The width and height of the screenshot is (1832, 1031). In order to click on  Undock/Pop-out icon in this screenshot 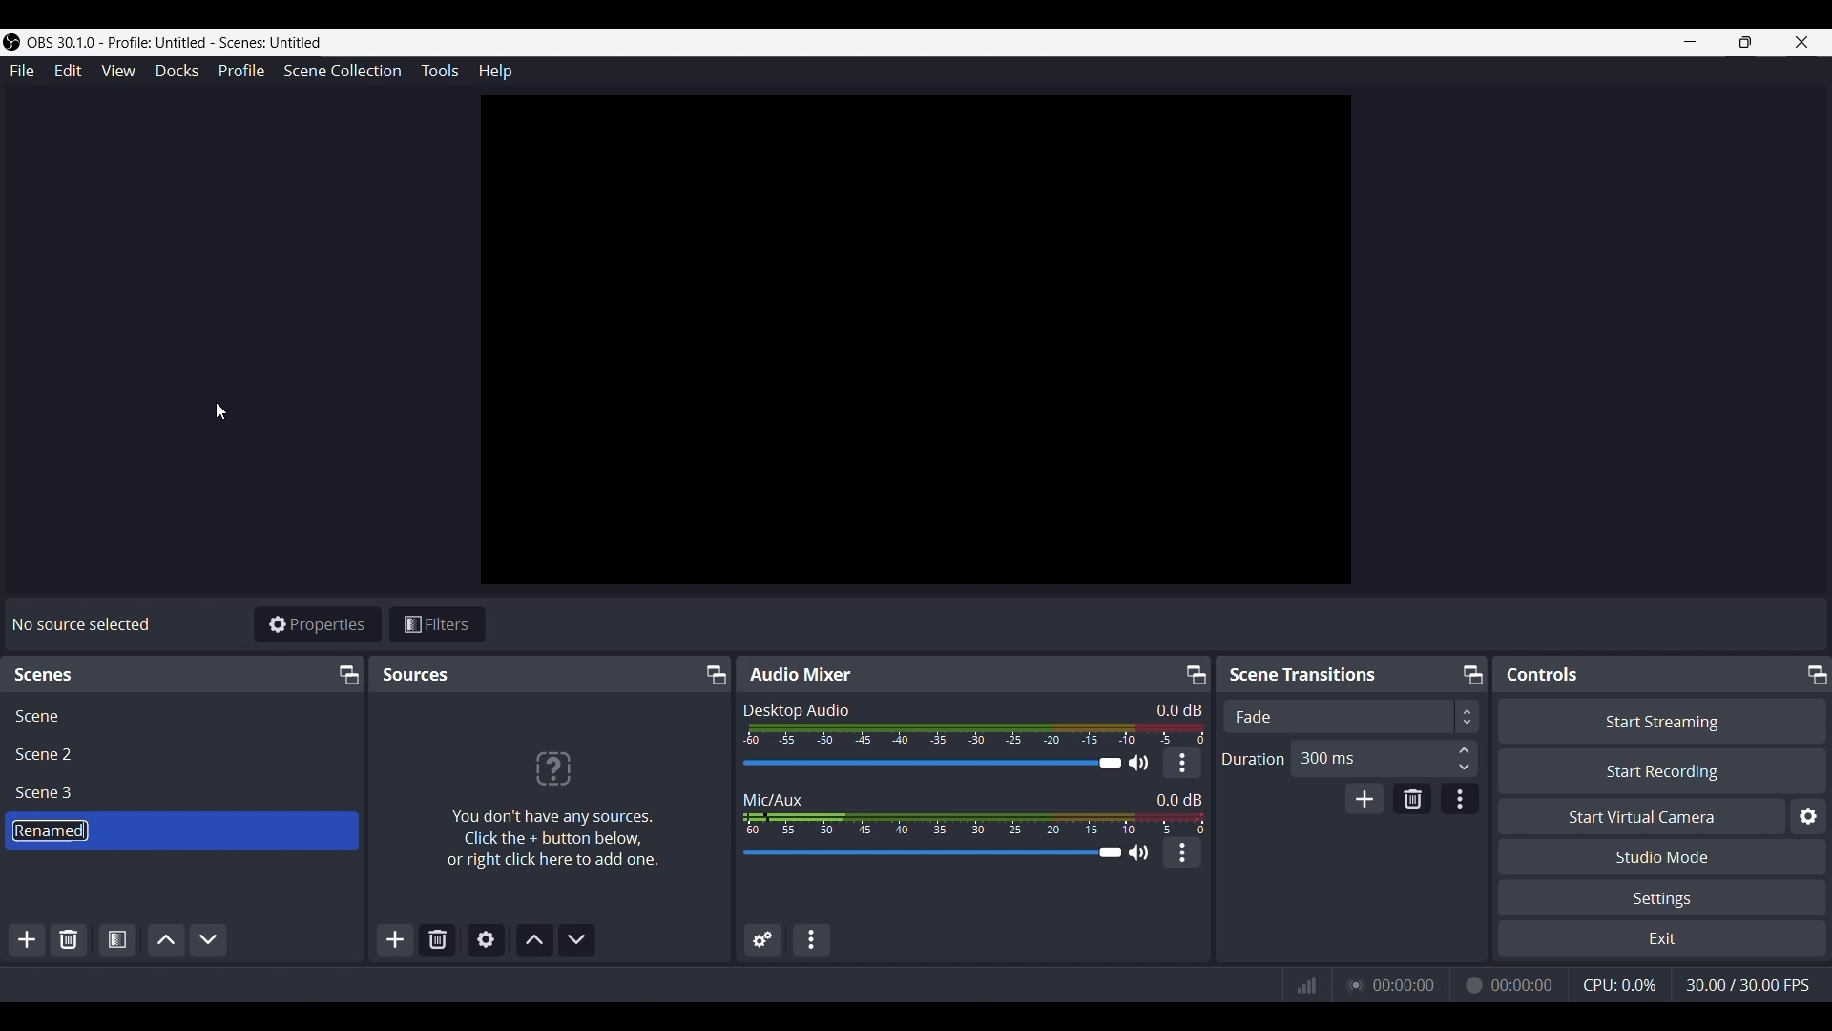, I will do `click(346, 674)`.